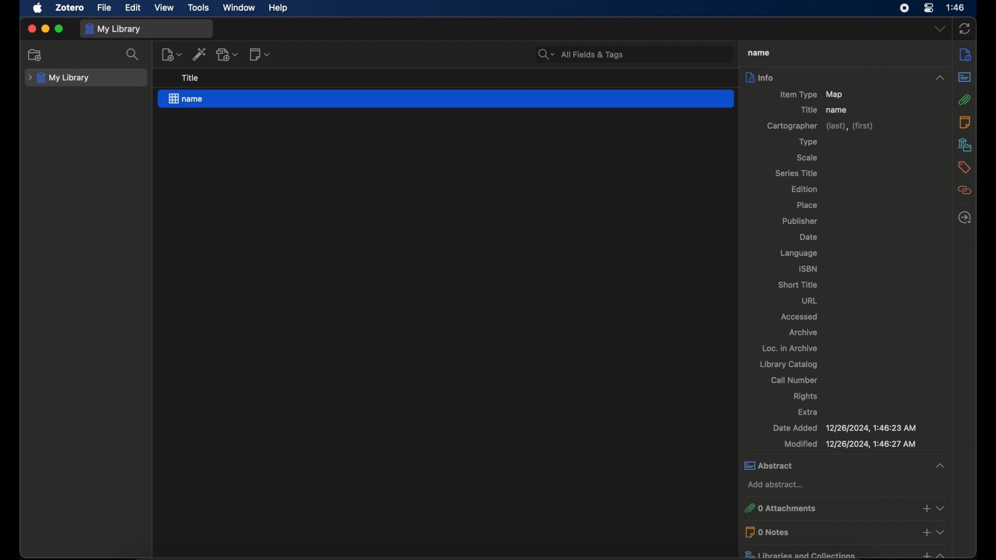  Describe the element at coordinates (802, 220) in the screenshot. I see `publisher` at that location.